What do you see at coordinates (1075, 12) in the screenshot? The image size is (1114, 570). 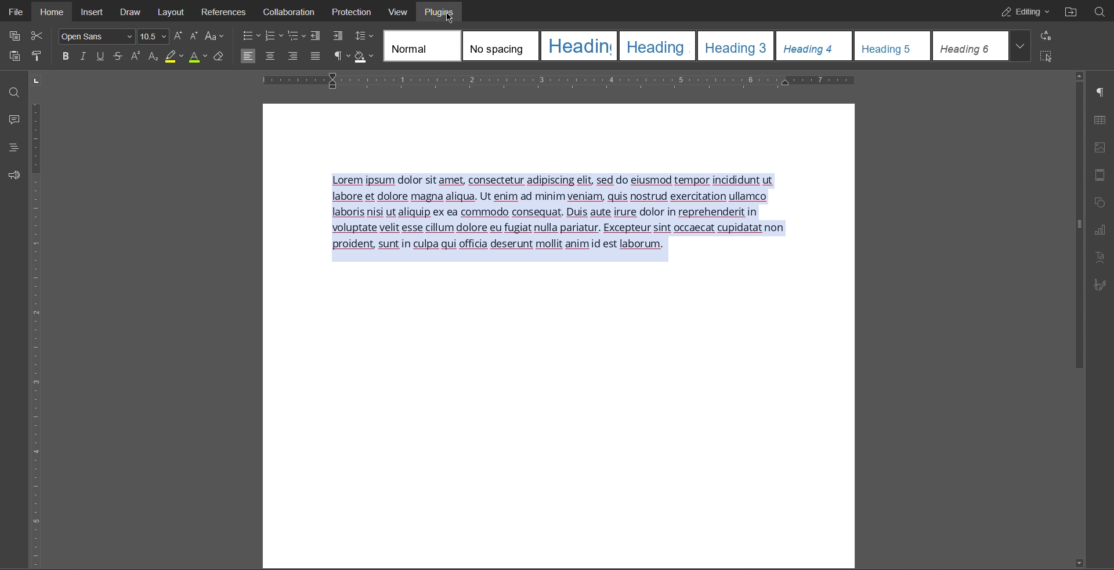 I see `Open File Location` at bounding box center [1075, 12].